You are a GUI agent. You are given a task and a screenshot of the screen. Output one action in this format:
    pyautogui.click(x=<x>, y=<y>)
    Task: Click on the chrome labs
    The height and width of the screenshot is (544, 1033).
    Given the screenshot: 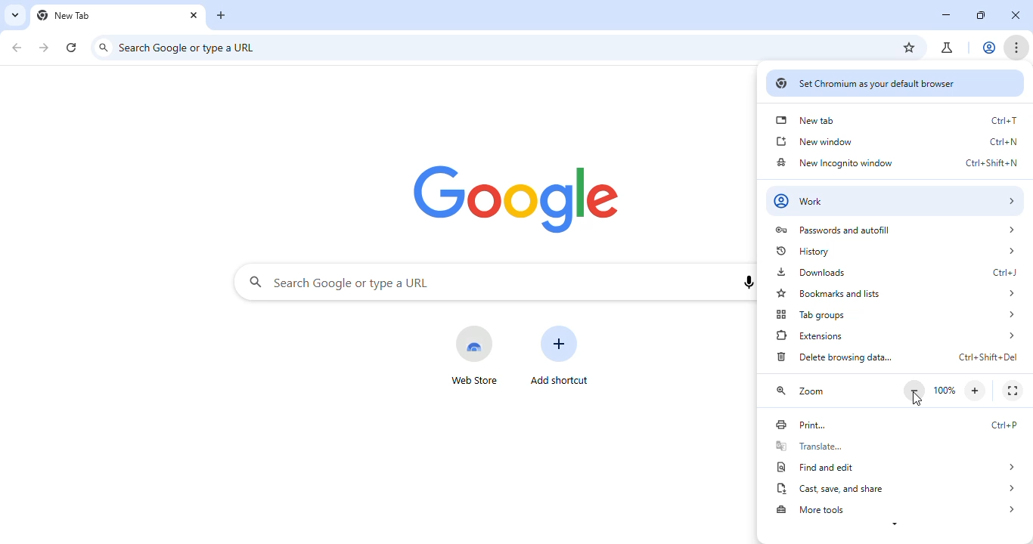 What is the action you would take?
    pyautogui.click(x=948, y=48)
    